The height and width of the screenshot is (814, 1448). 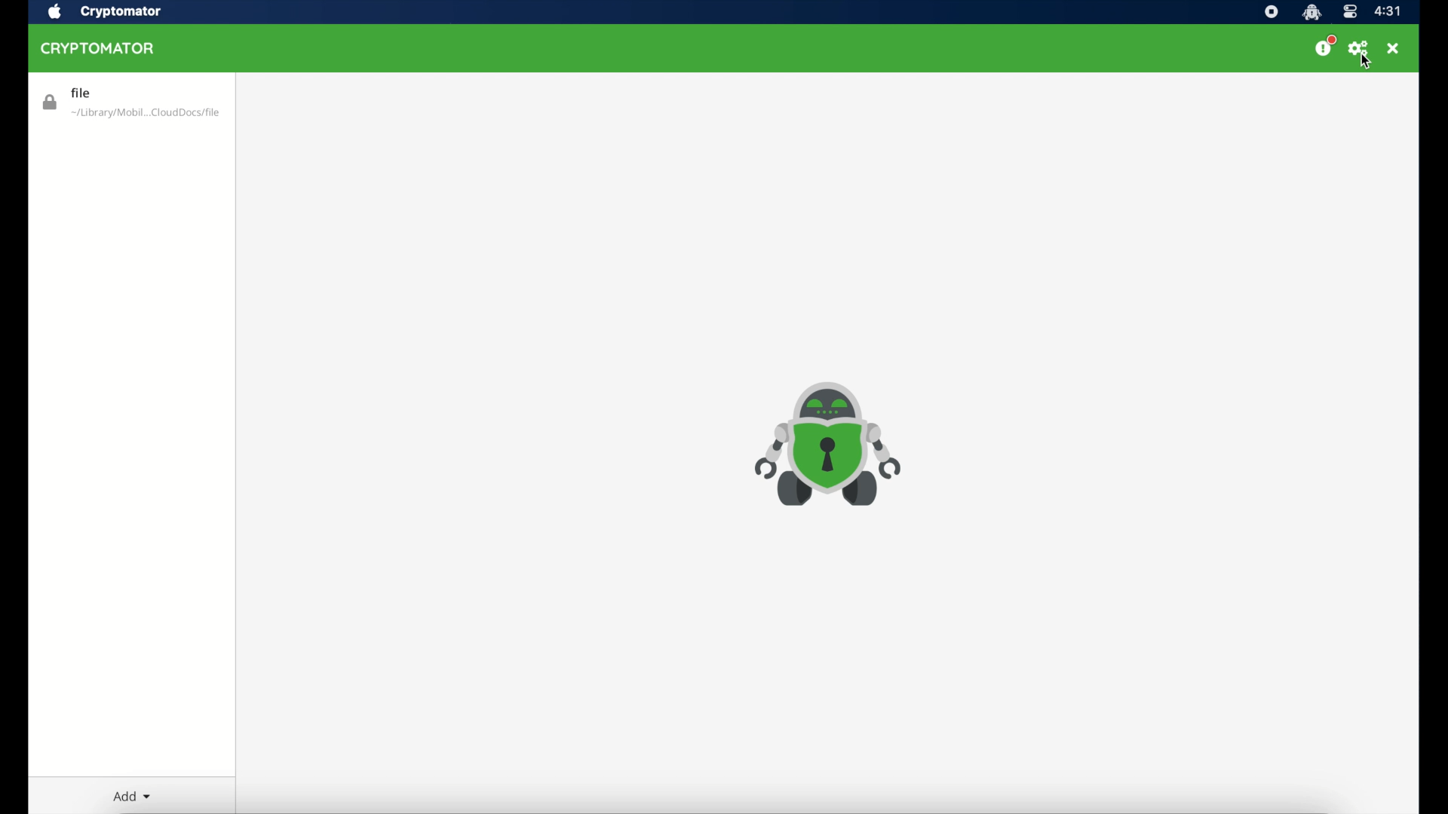 I want to click on control center, so click(x=1350, y=11).